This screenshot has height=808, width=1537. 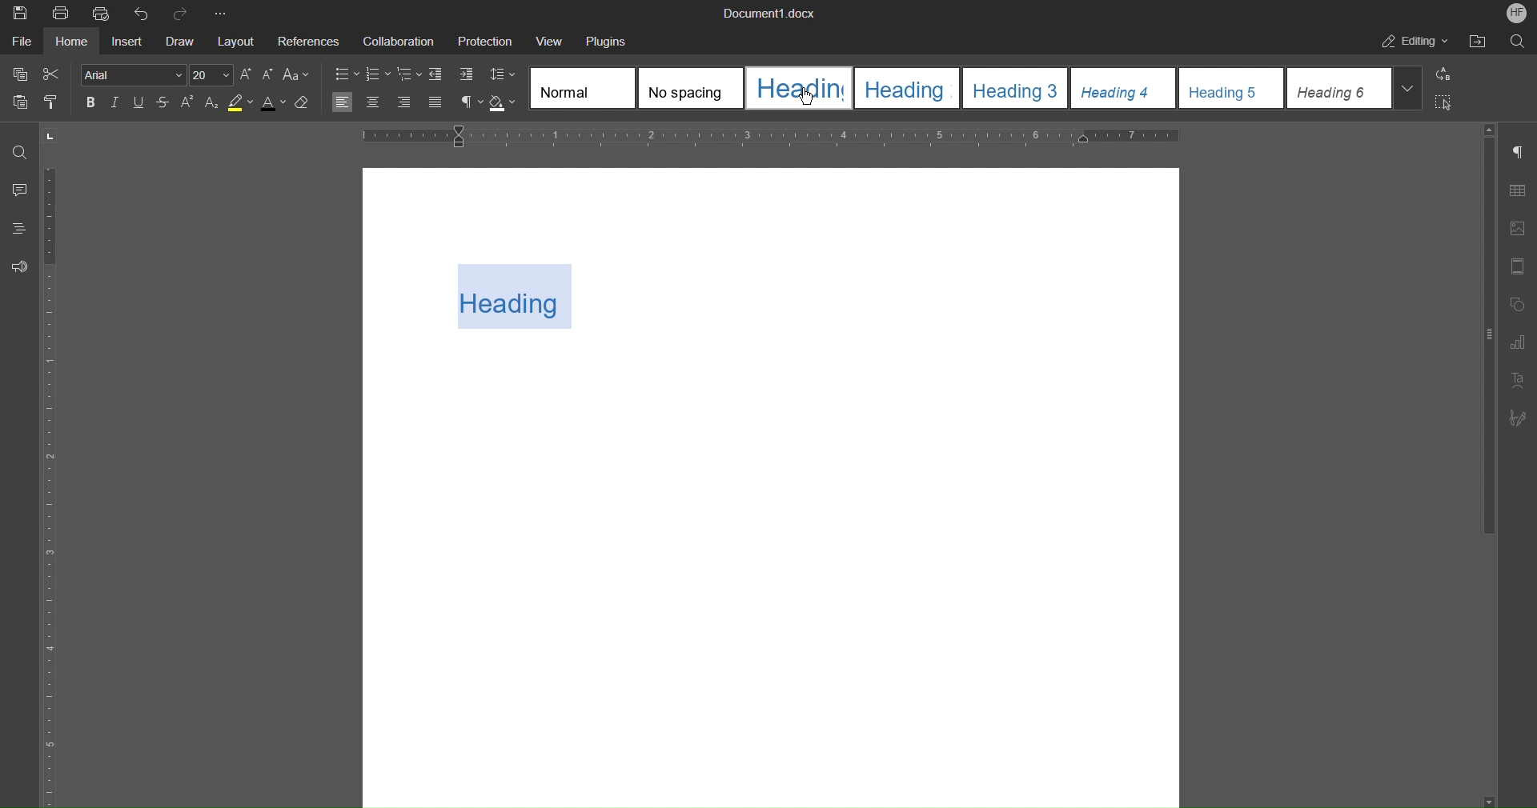 I want to click on Paste, so click(x=18, y=98).